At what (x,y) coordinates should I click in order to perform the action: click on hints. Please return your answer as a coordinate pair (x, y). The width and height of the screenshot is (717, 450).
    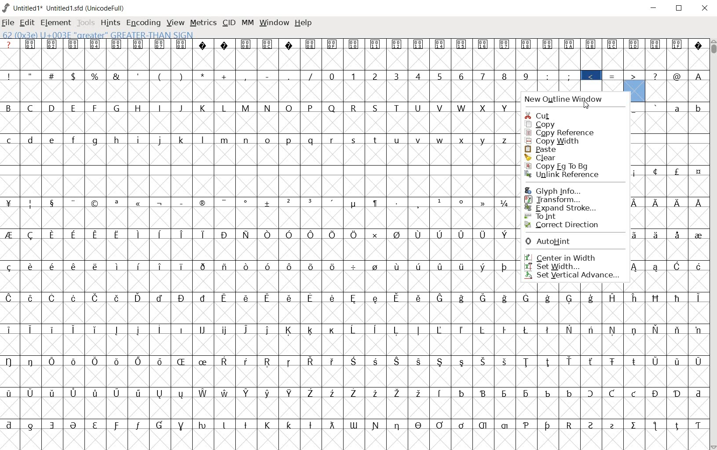
    Looking at the image, I should click on (110, 23).